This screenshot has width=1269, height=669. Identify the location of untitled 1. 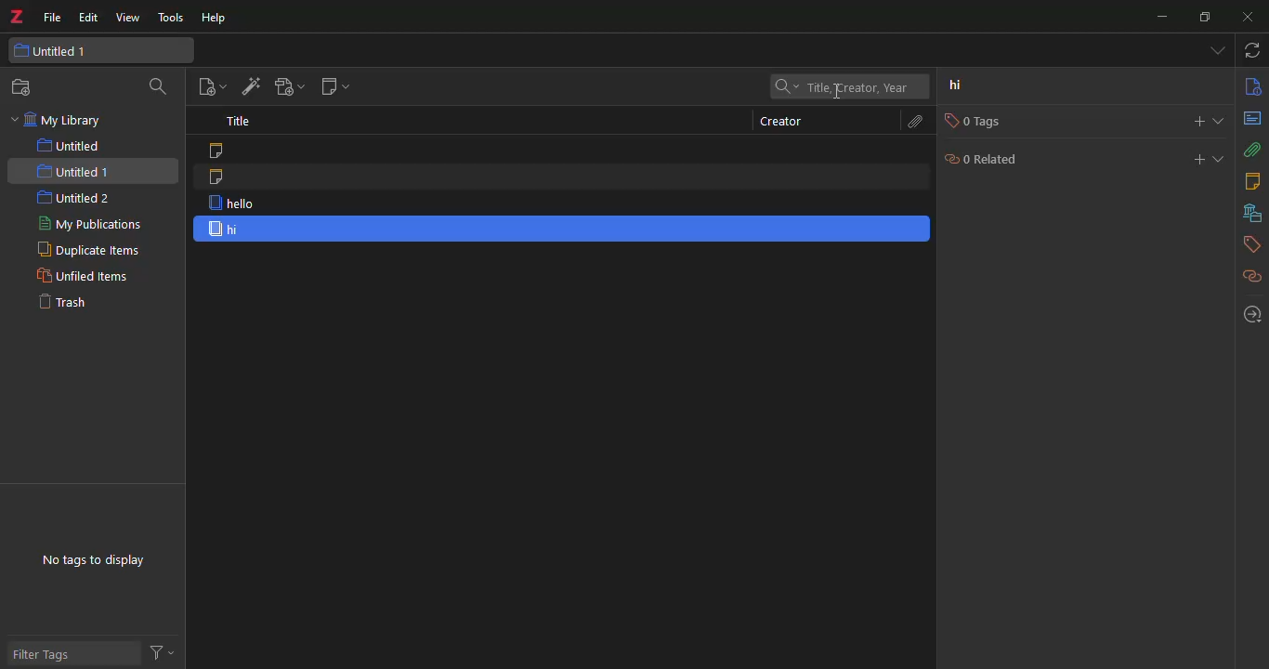
(53, 50).